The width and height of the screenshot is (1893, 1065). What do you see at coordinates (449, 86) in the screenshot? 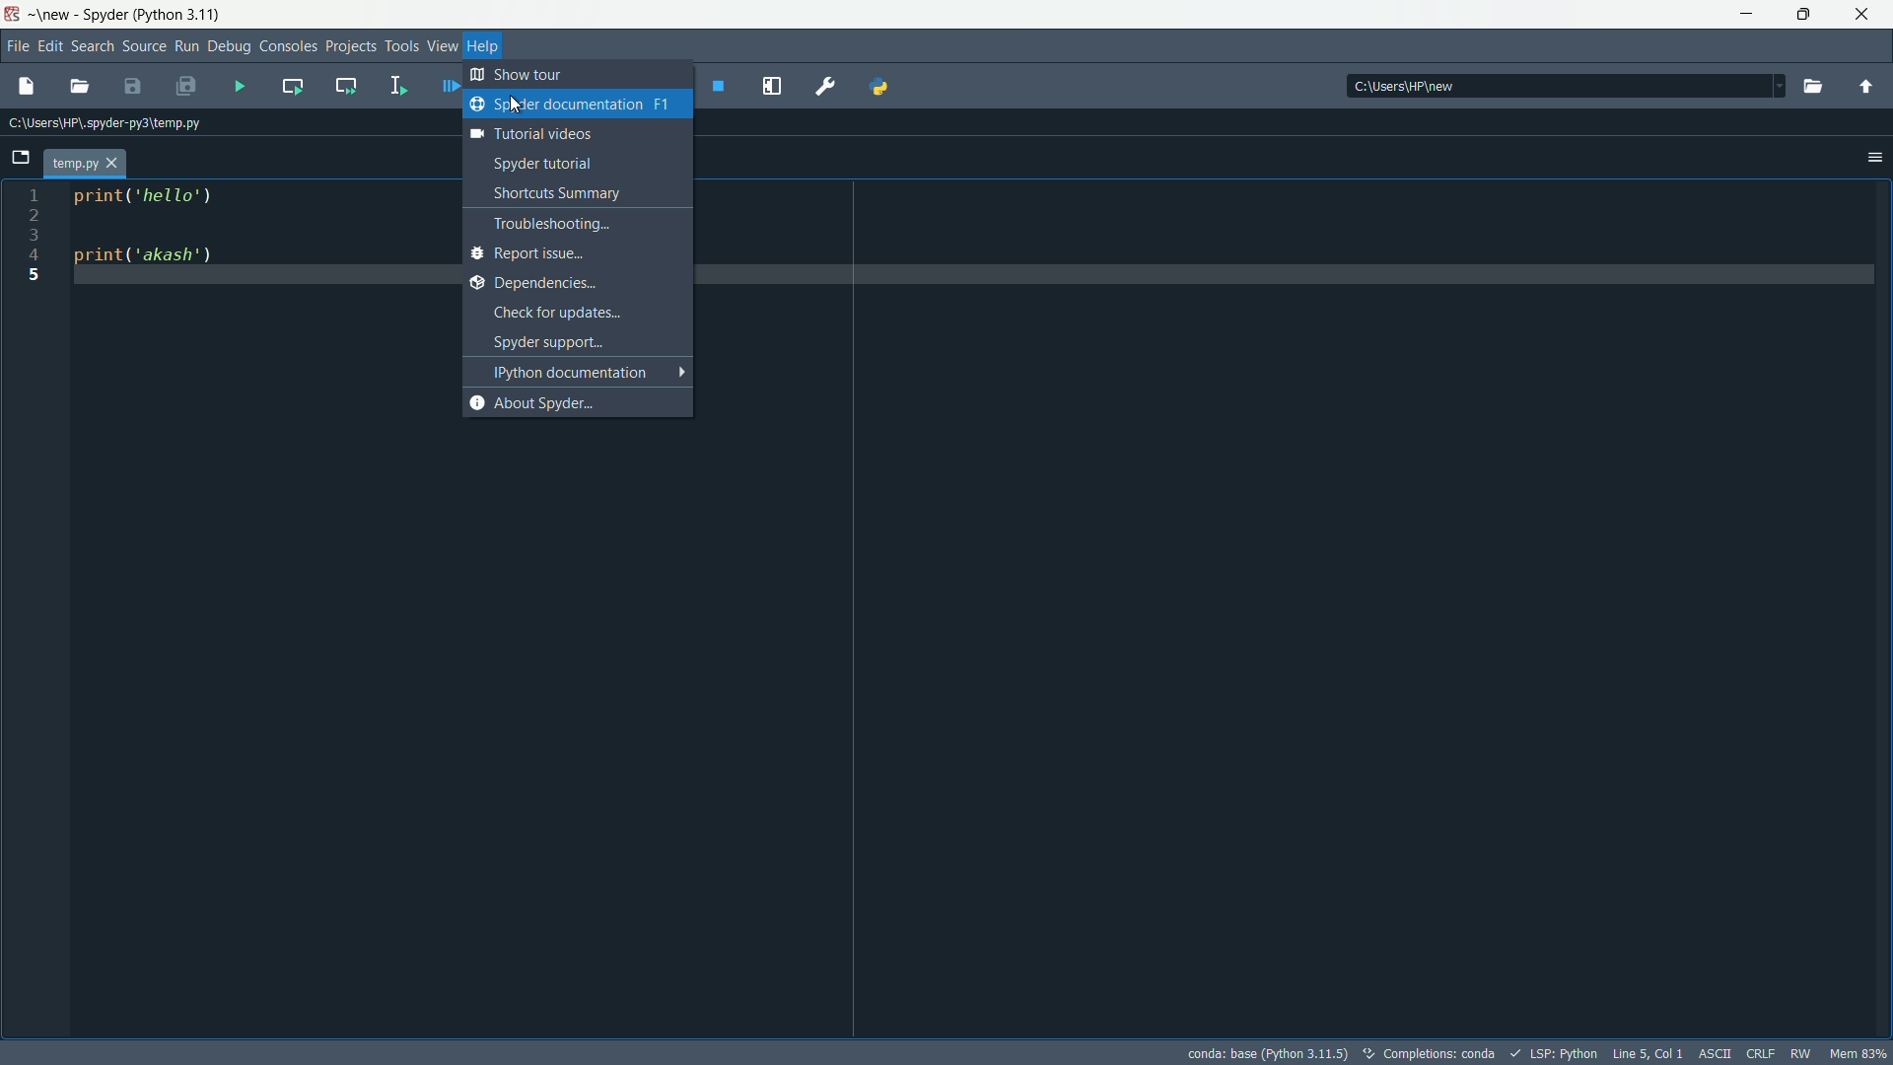
I see `debug file` at bounding box center [449, 86].